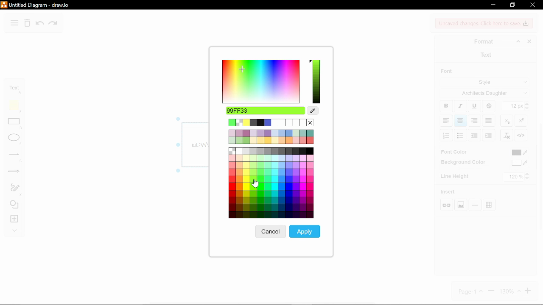 This screenshot has height=305, width=543. What do you see at coordinates (489, 106) in the screenshot?
I see `strikethrough` at bounding box center [489, 106].